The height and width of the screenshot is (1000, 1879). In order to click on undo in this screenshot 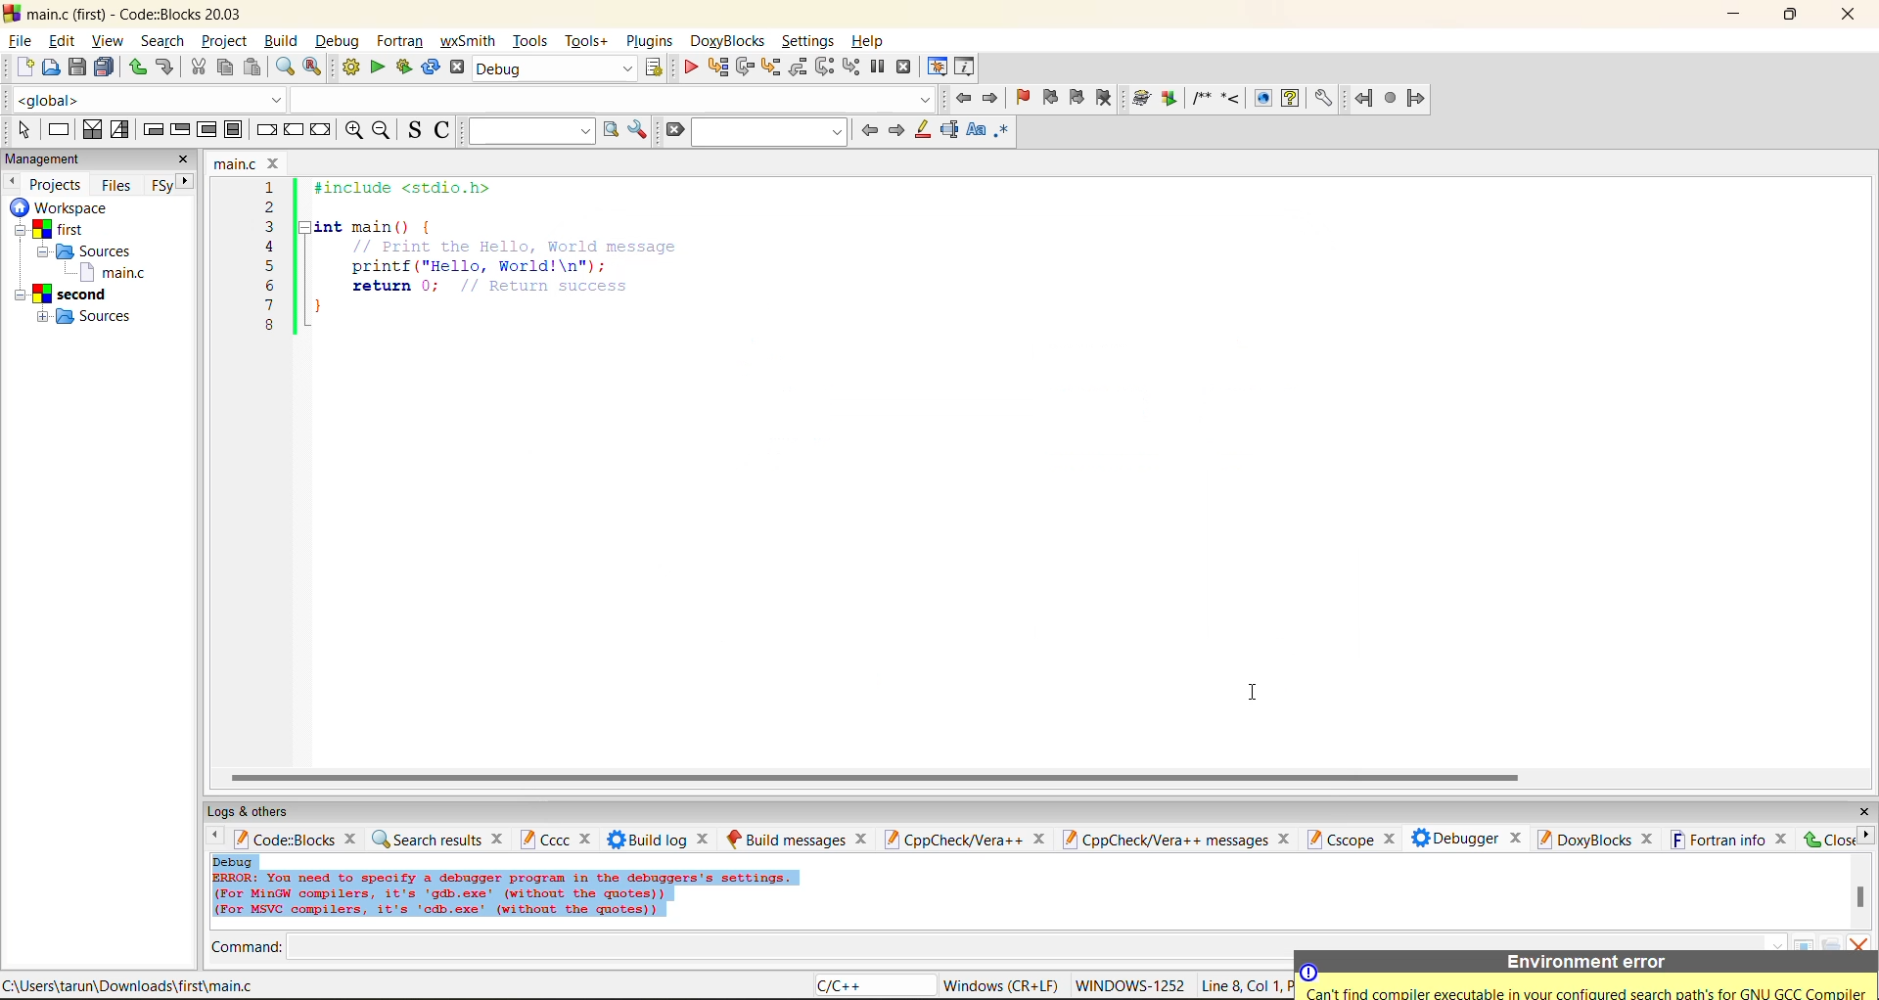, I will do `click(162, 68)`.